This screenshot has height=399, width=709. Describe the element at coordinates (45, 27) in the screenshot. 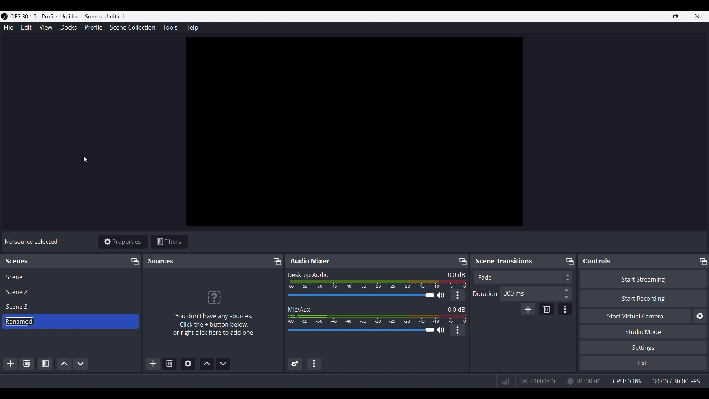

I see `View` at that location.